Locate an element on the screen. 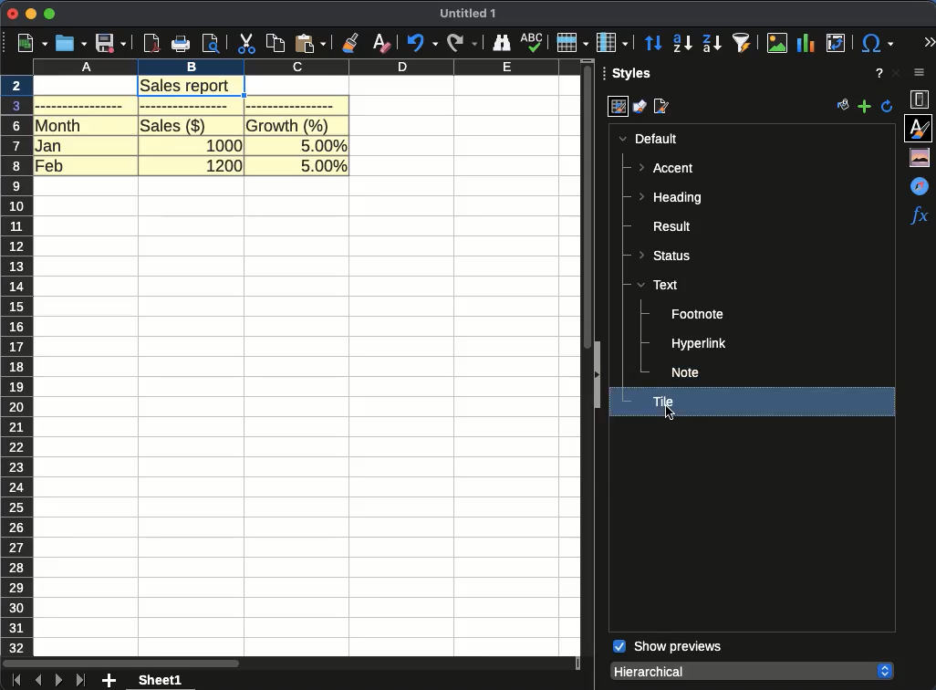 The height and width of the screenshot is (690, 936). add new style is located at coordinates (864, 107).